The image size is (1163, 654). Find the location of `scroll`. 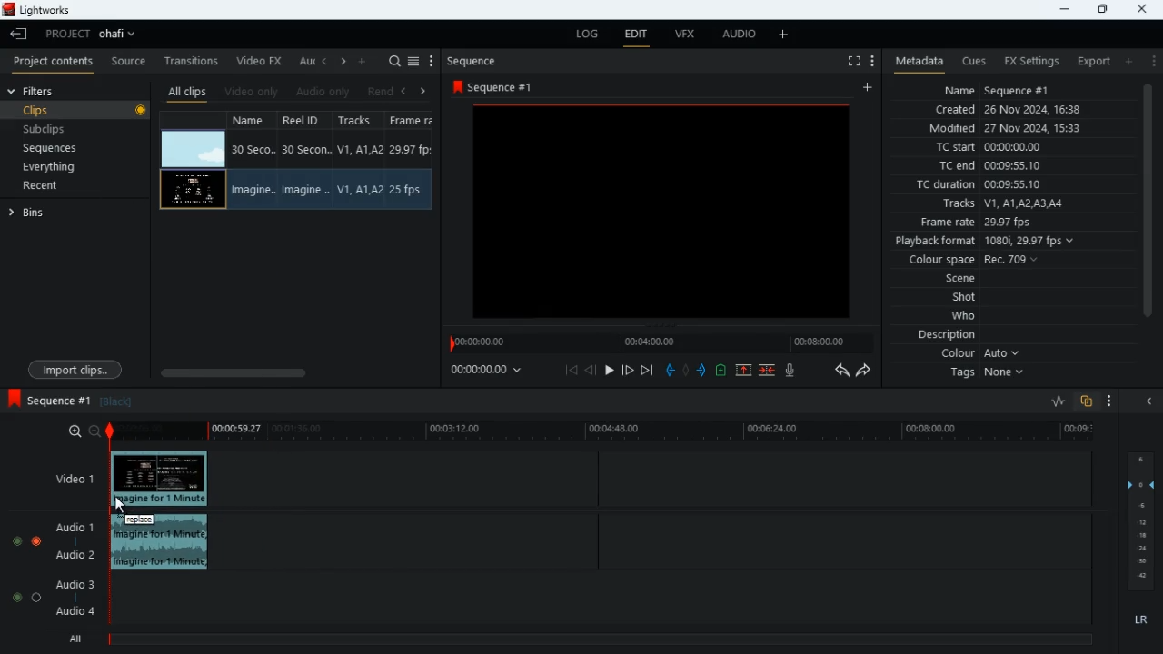

scroll is located at coordinates (1146, 213).